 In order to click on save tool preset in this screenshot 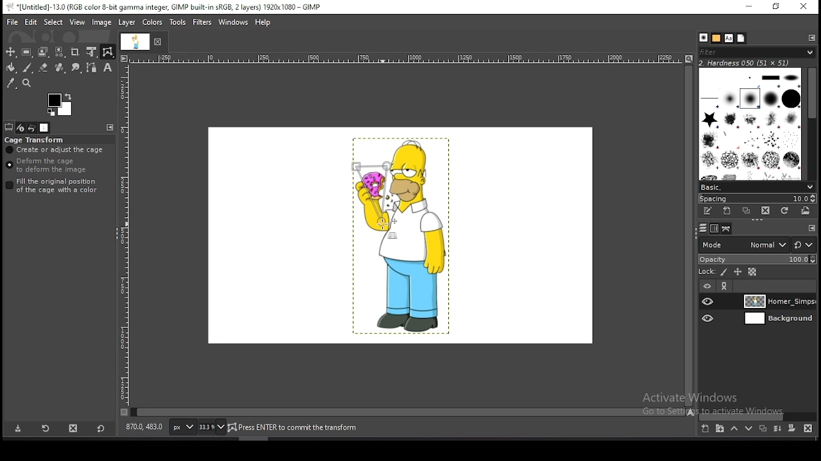, I will do `click(18, 429)`.